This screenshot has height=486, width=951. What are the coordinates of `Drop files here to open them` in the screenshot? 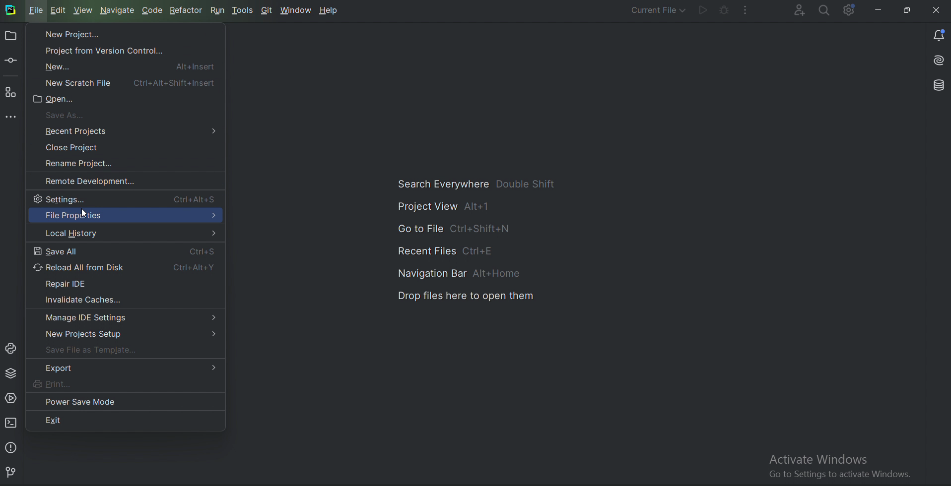 It's located at (469, 296).